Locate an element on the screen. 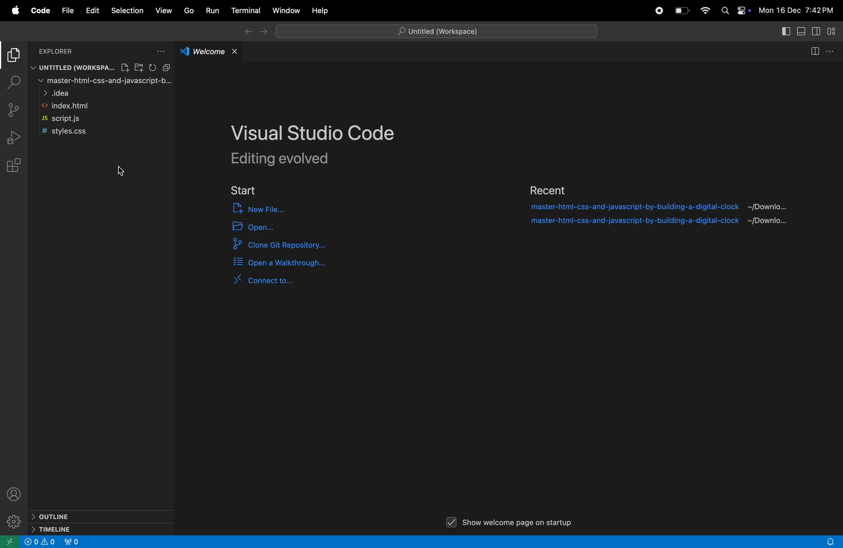 Image resolution: width=843 pixels, height=548 pixels. > TIMELINE is located at coordinates (55, 529).